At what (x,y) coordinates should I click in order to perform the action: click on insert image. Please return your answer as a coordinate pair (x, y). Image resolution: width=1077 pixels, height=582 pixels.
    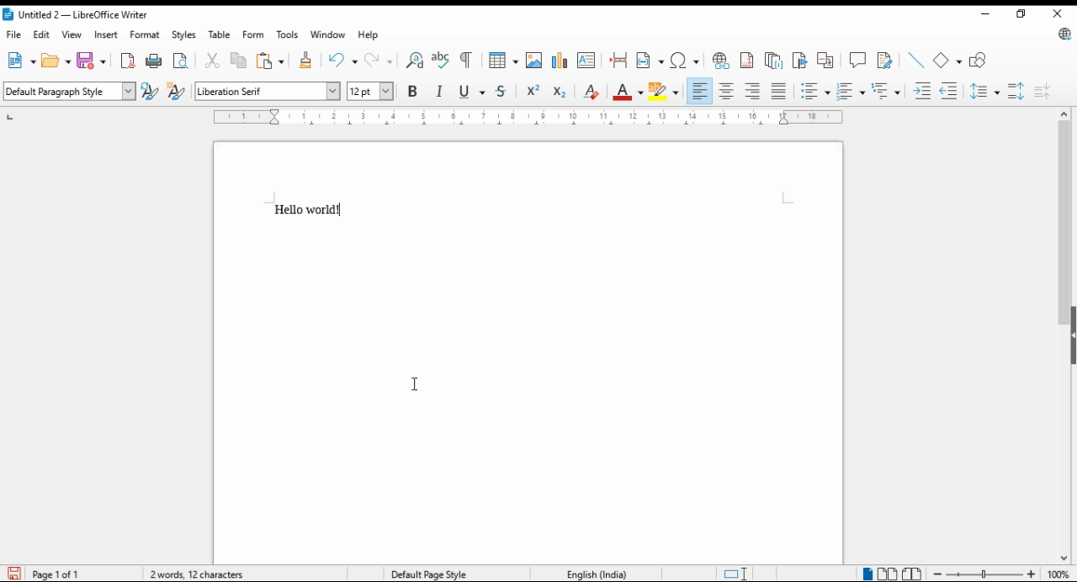
    Looking at the image, I should click on (533, 61).